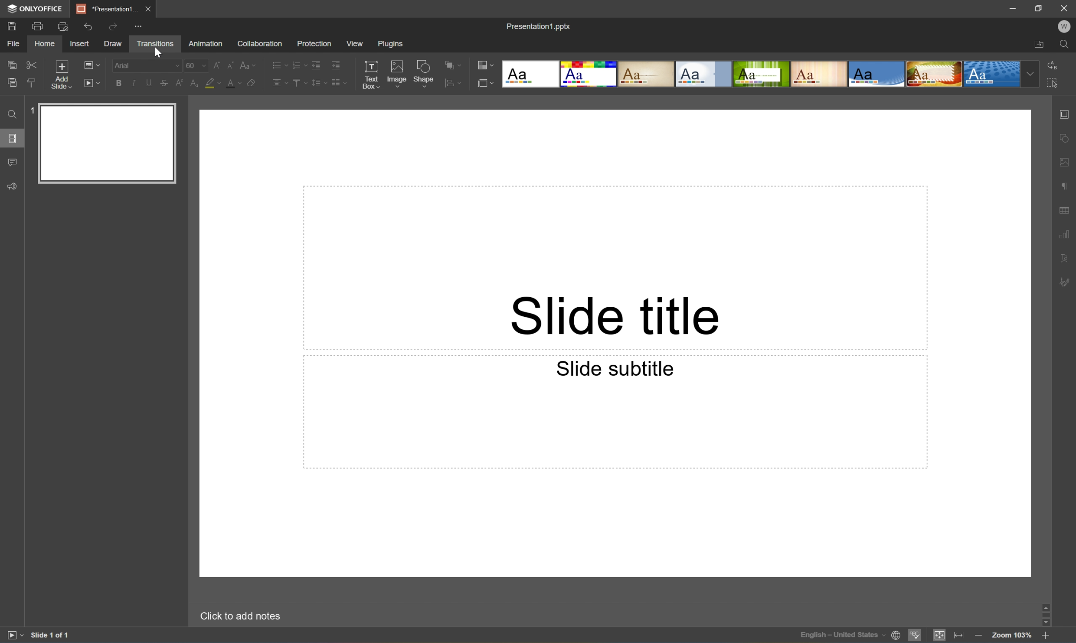  Describe the element at coordinates (193, 65) in the screenshot. I see `60` at that location.